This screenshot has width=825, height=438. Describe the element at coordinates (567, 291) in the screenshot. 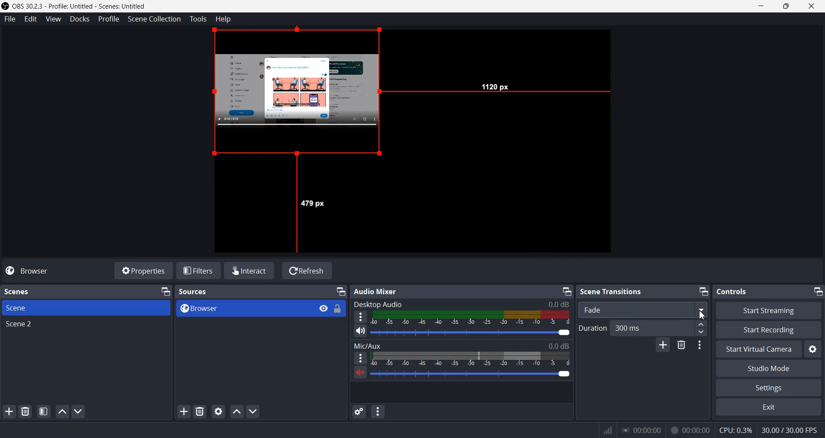

I see `Minimize` at that location.